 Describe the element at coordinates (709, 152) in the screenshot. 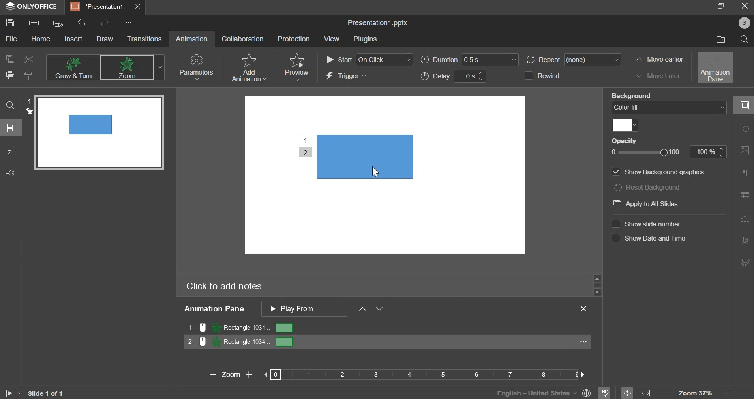

I see `100%` at that location.